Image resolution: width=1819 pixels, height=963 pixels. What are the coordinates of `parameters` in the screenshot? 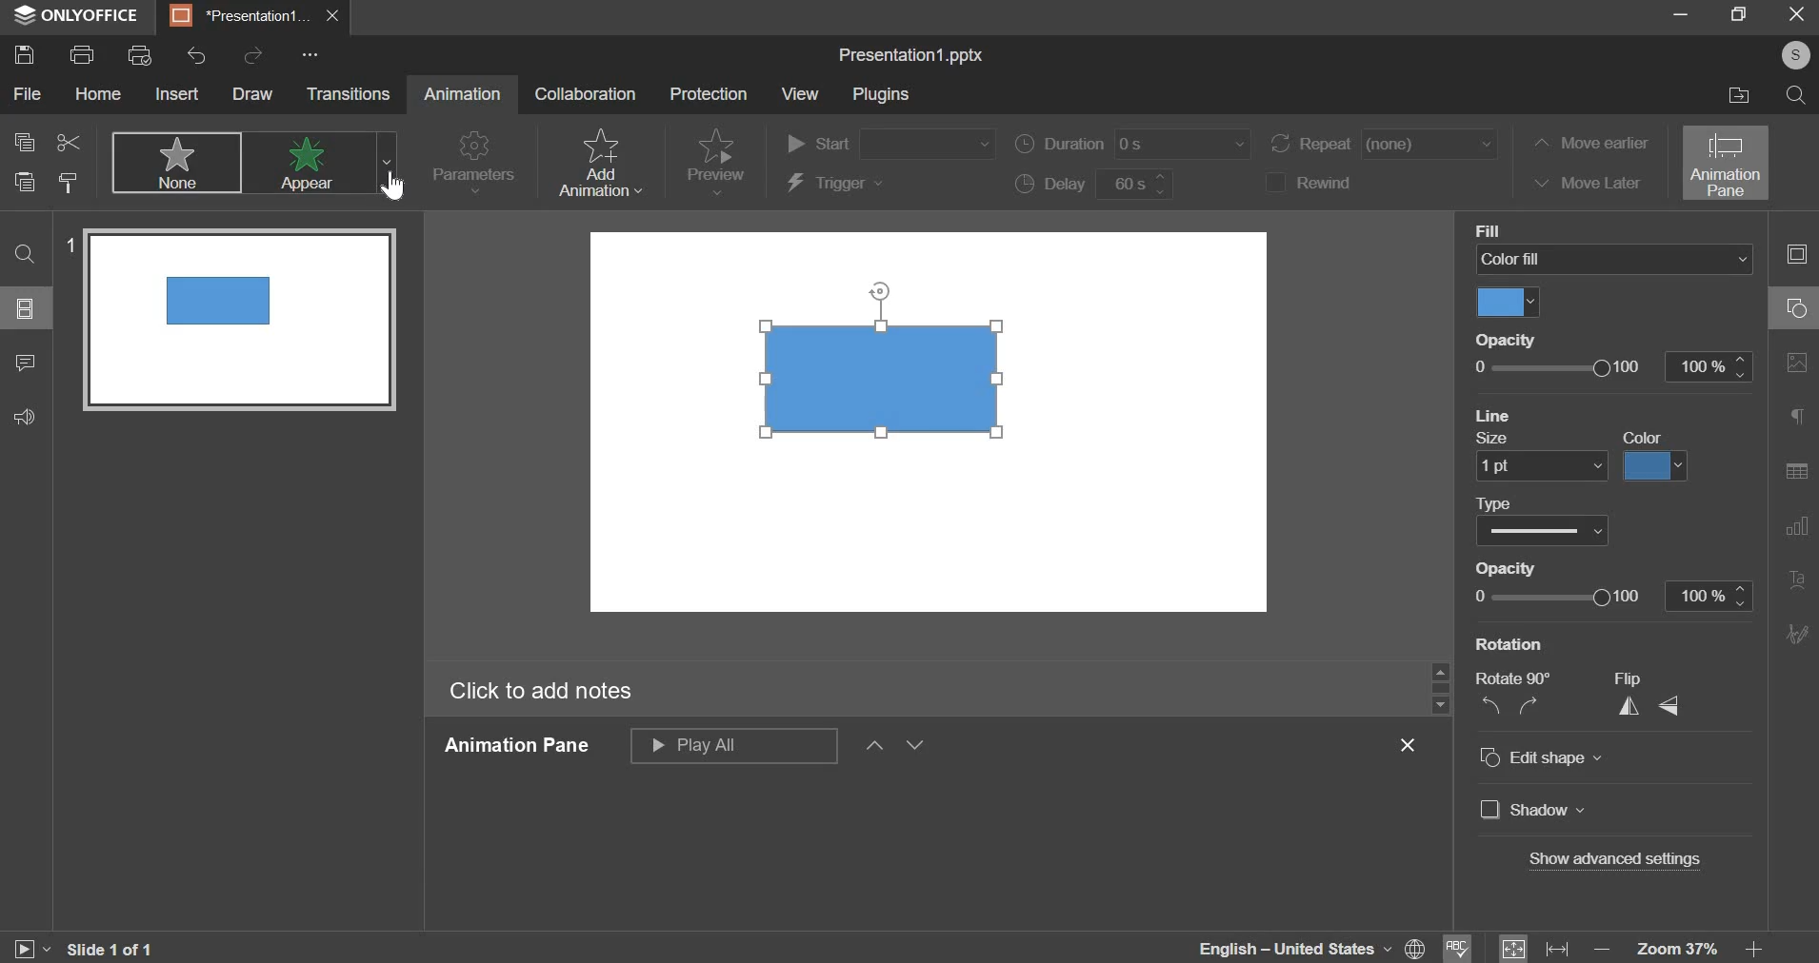 It's located at (476, 160).